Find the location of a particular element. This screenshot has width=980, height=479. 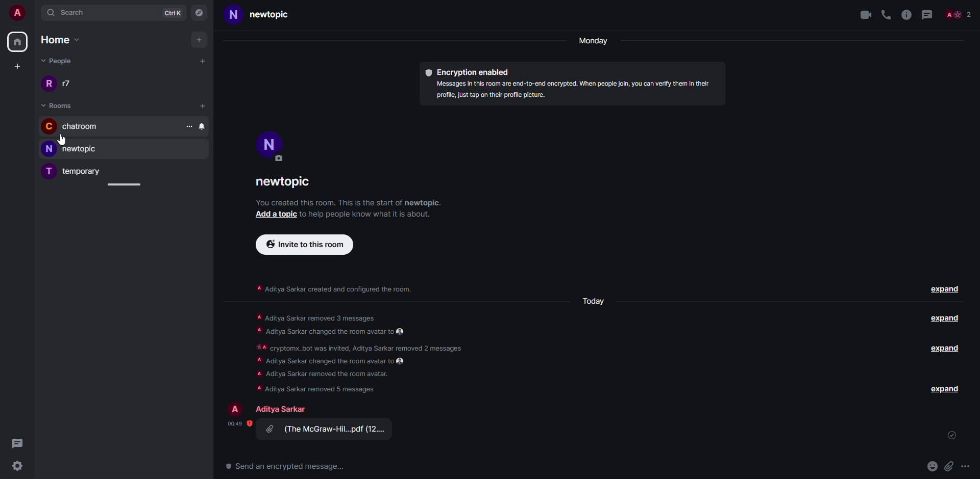

adjust is located at coordinates (121, 183).